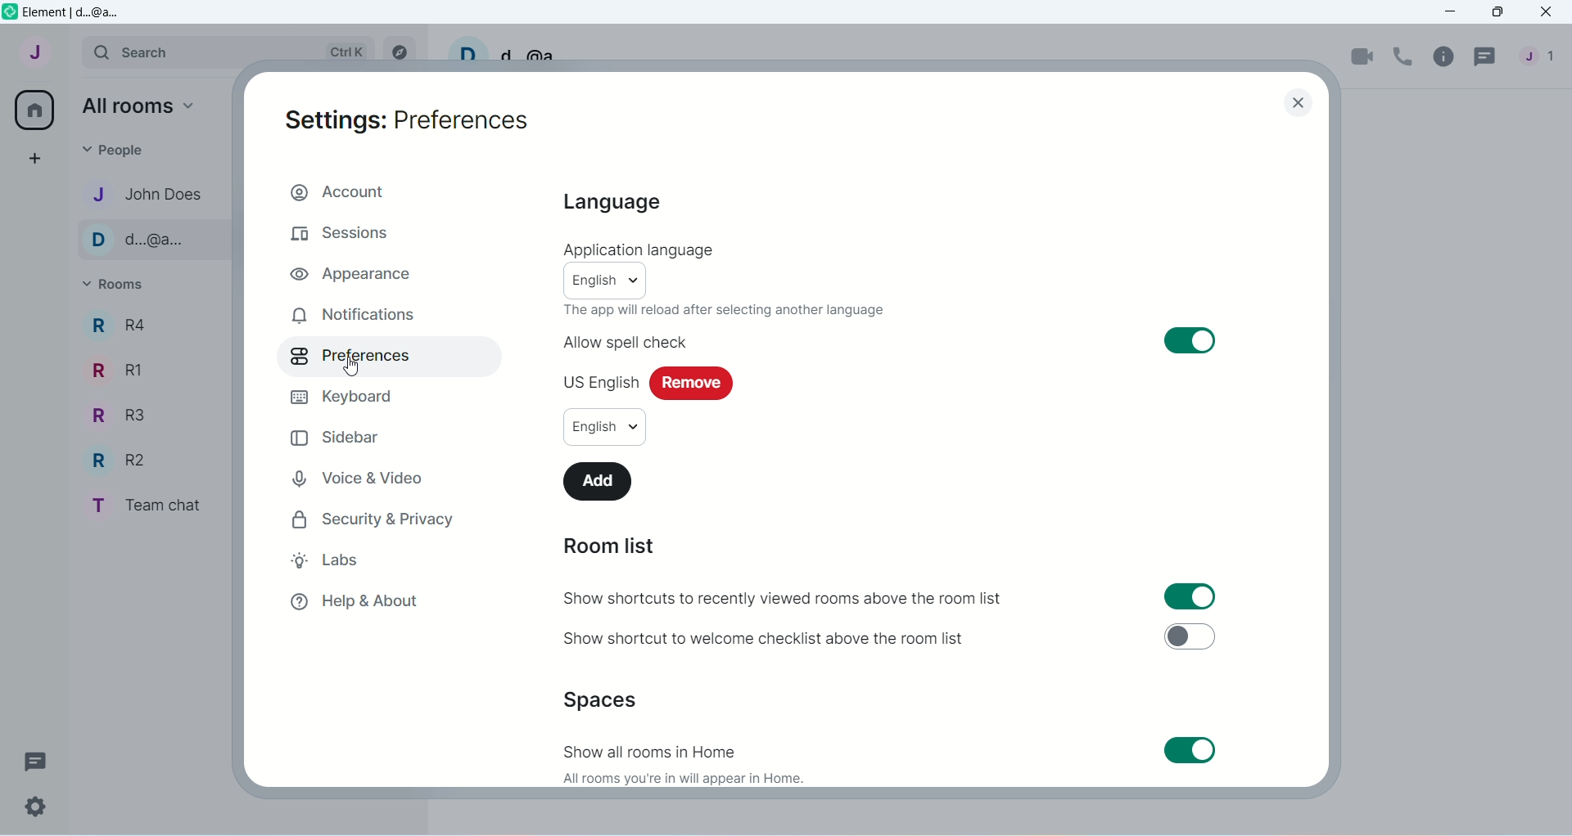 This screenshot has height=836, width=1572. What do you see at coordinates (372, 519) in the screenshot?
I see `Security and Privacy` at bounding box center [372, 519].